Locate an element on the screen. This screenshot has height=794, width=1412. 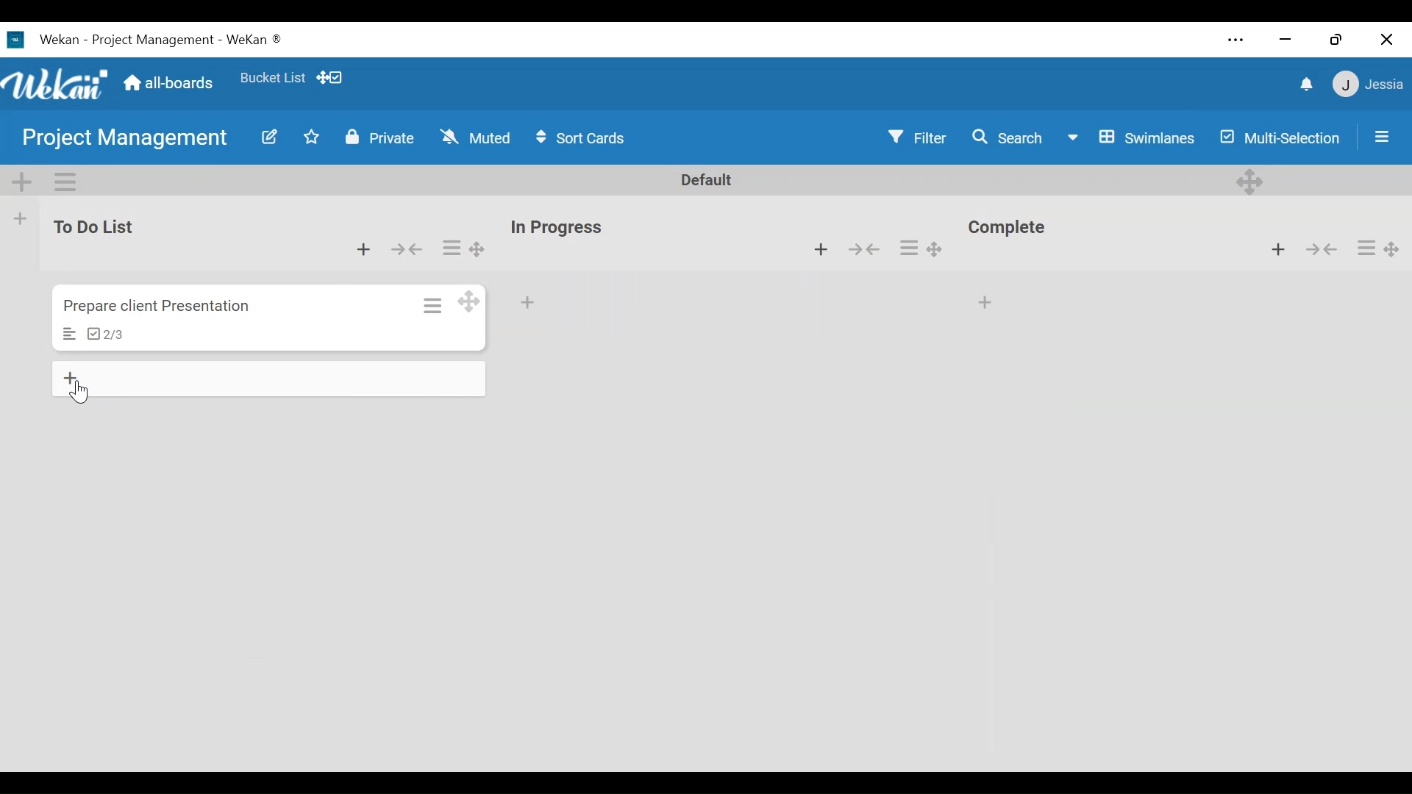
Private is located at coordinates (377, 137).